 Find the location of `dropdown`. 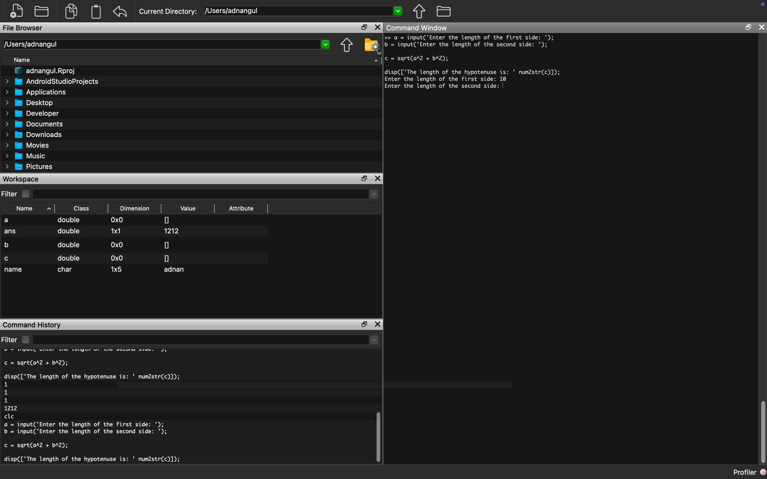

dropdown is located at coordinates (207, 194).